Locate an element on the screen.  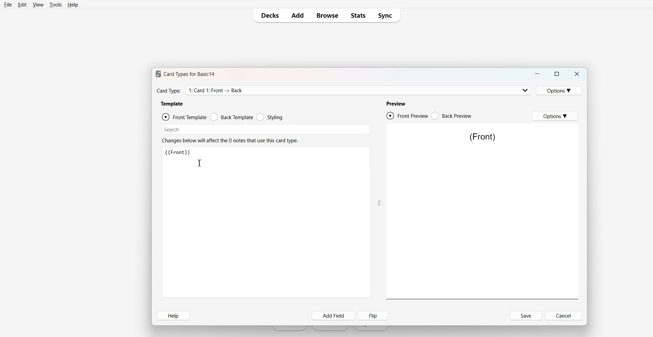
Text is located at coordinates (189, 74).